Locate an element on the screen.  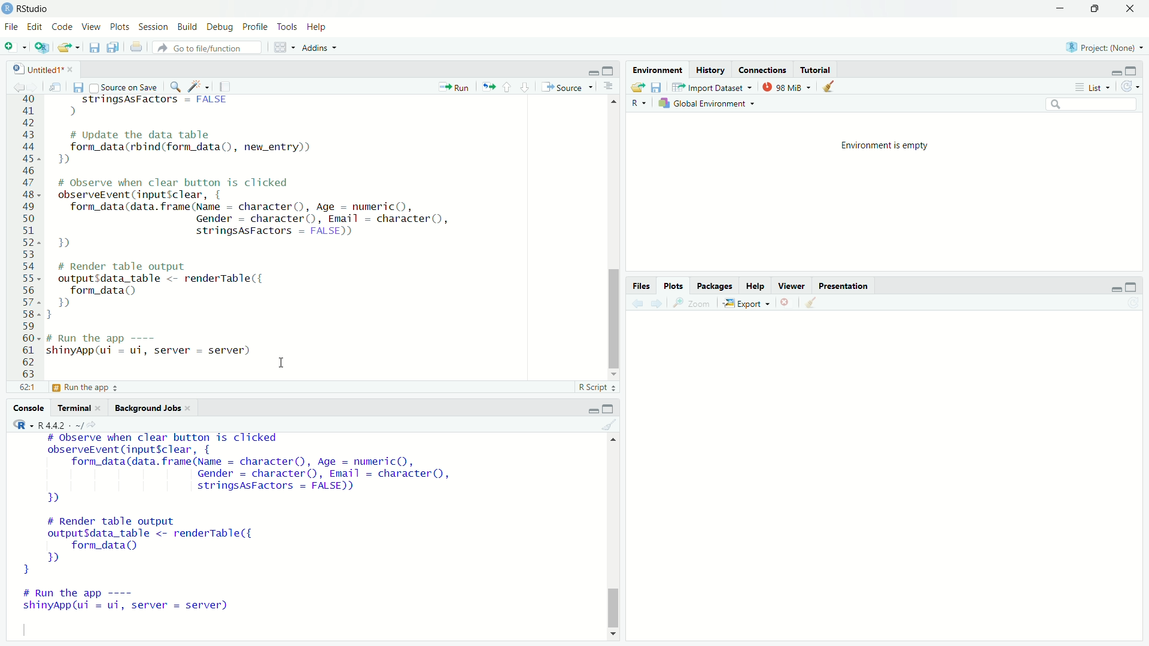
code to observe when clear button is clicked is located at coordinates (255, 470).